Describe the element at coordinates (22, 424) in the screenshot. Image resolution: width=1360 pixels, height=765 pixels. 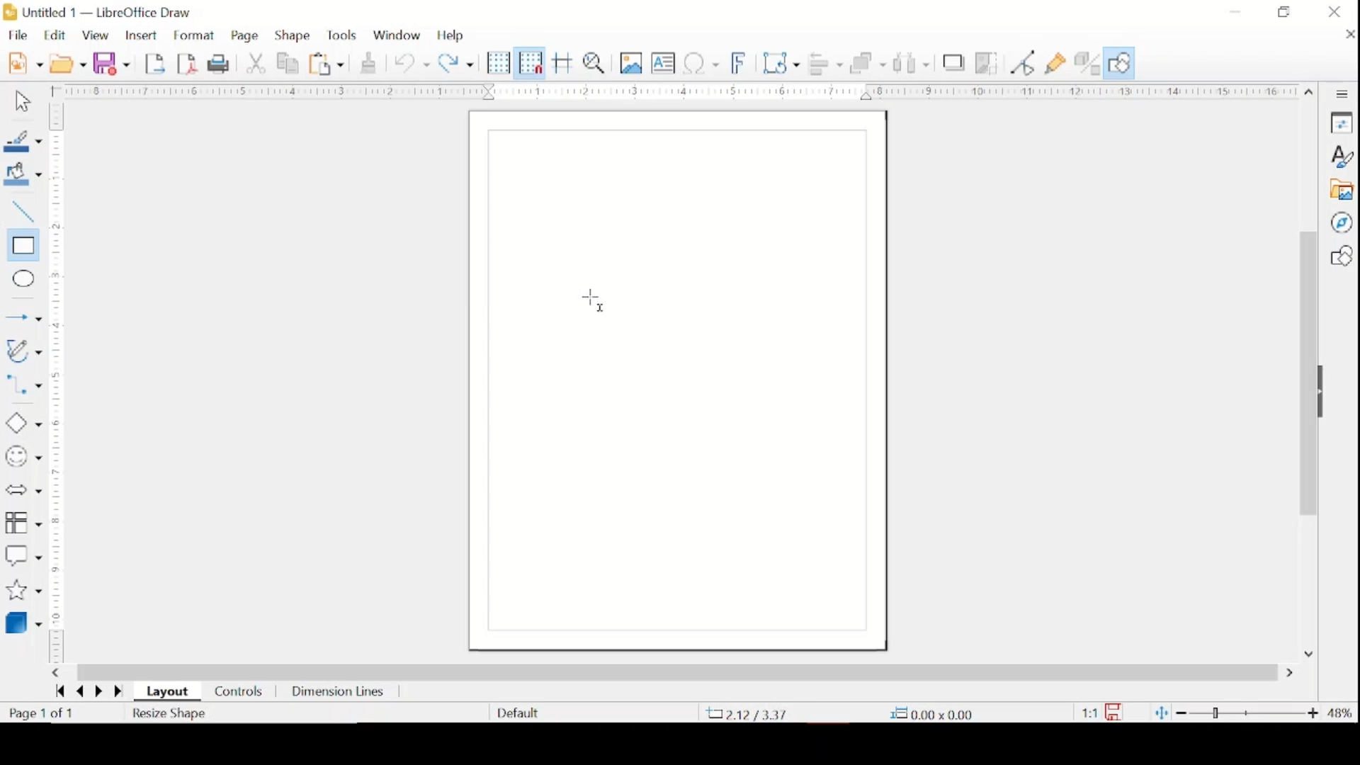
I see `diamond` at that location.